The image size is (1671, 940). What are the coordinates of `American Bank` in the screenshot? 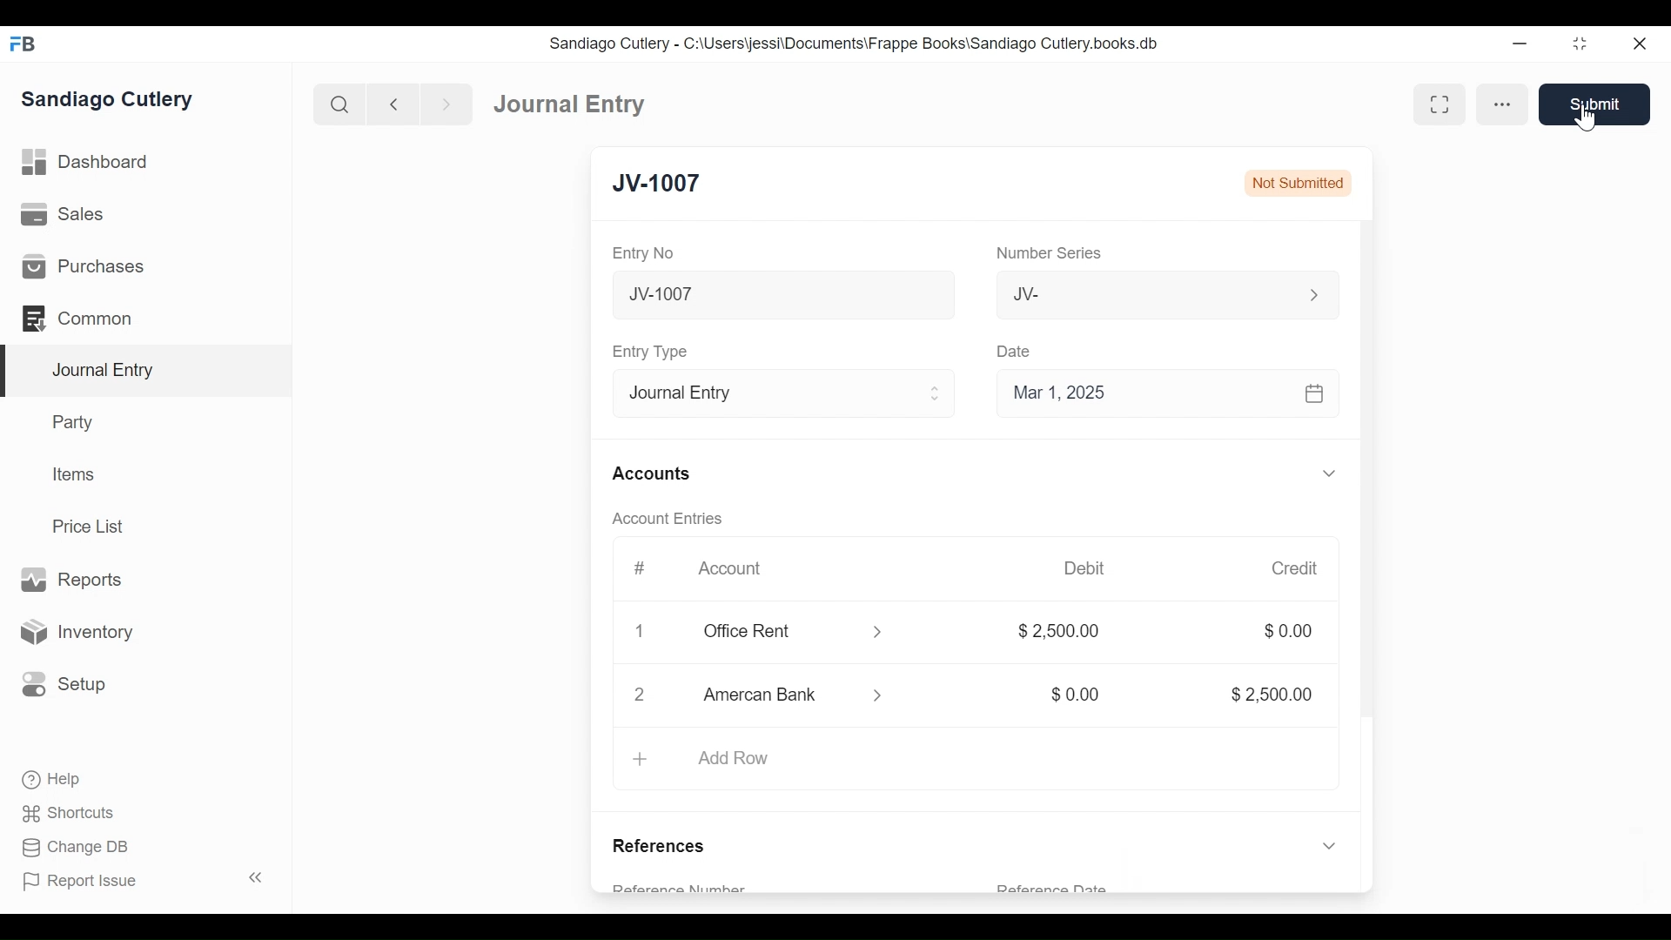 It's located at (802, 698).